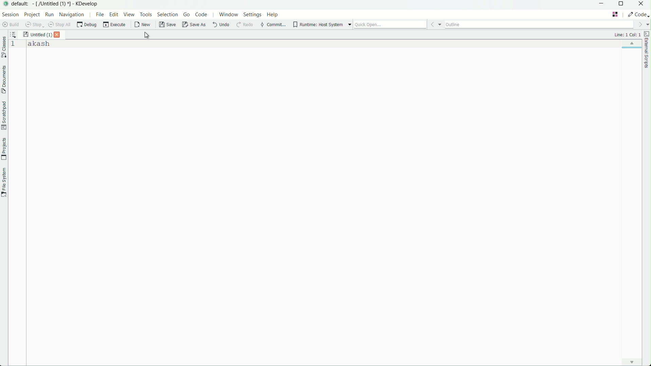 The image size is (651, 366). I want to click on external scripts, so click(647, 49).